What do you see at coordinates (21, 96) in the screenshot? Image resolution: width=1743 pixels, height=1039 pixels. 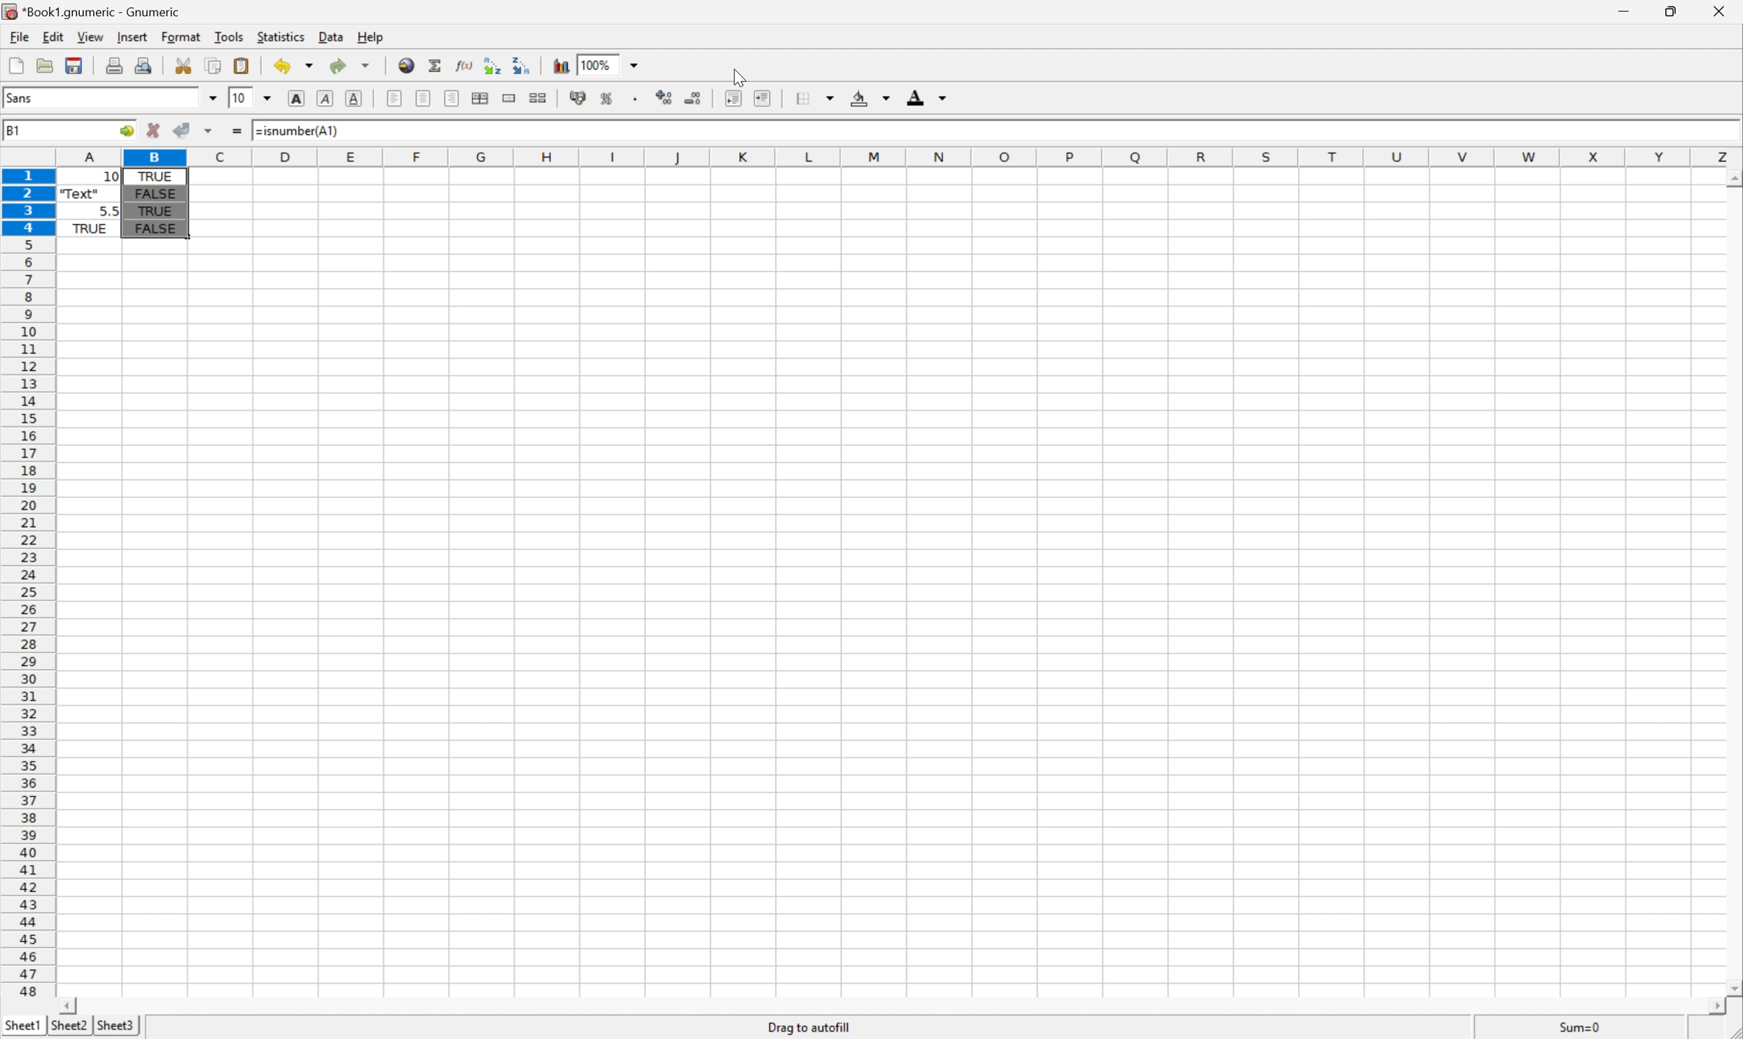 I see `Sans` at bounding box center [21, 96].